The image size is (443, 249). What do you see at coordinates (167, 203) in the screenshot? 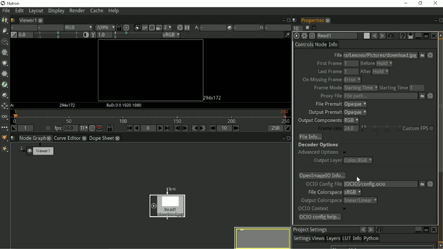
I see `Image node` at bounding box center [167, 203].